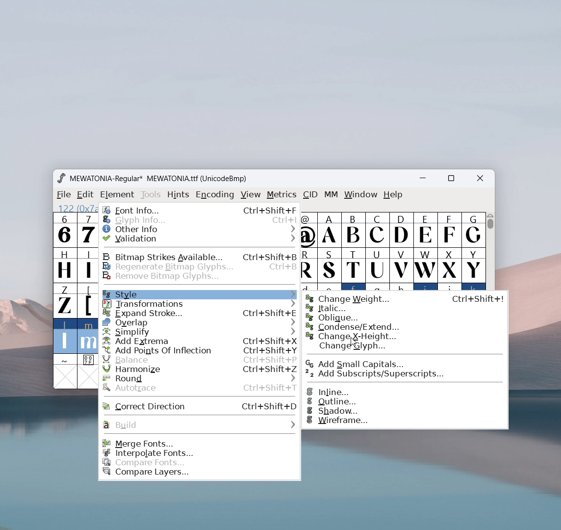  Describe the element at coordinates (200, 379) in the screenshot. I see `round` at that location.